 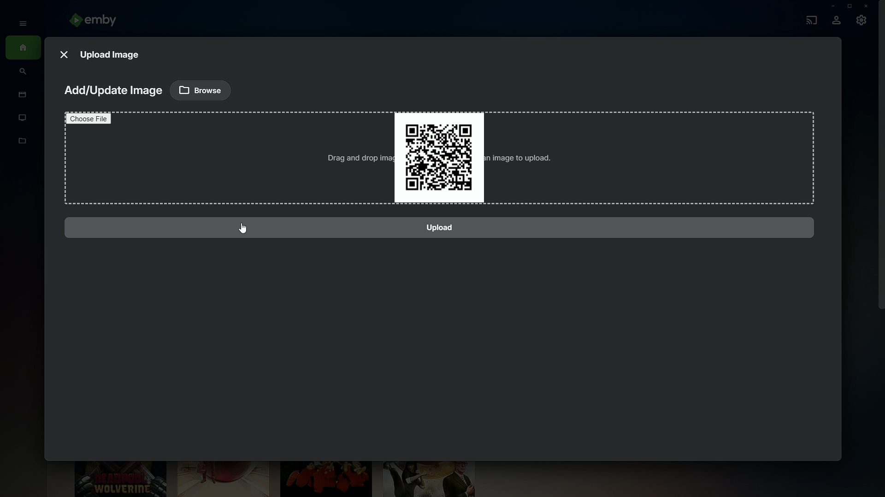 I want to click on Cast, so click(x=809, y=19).